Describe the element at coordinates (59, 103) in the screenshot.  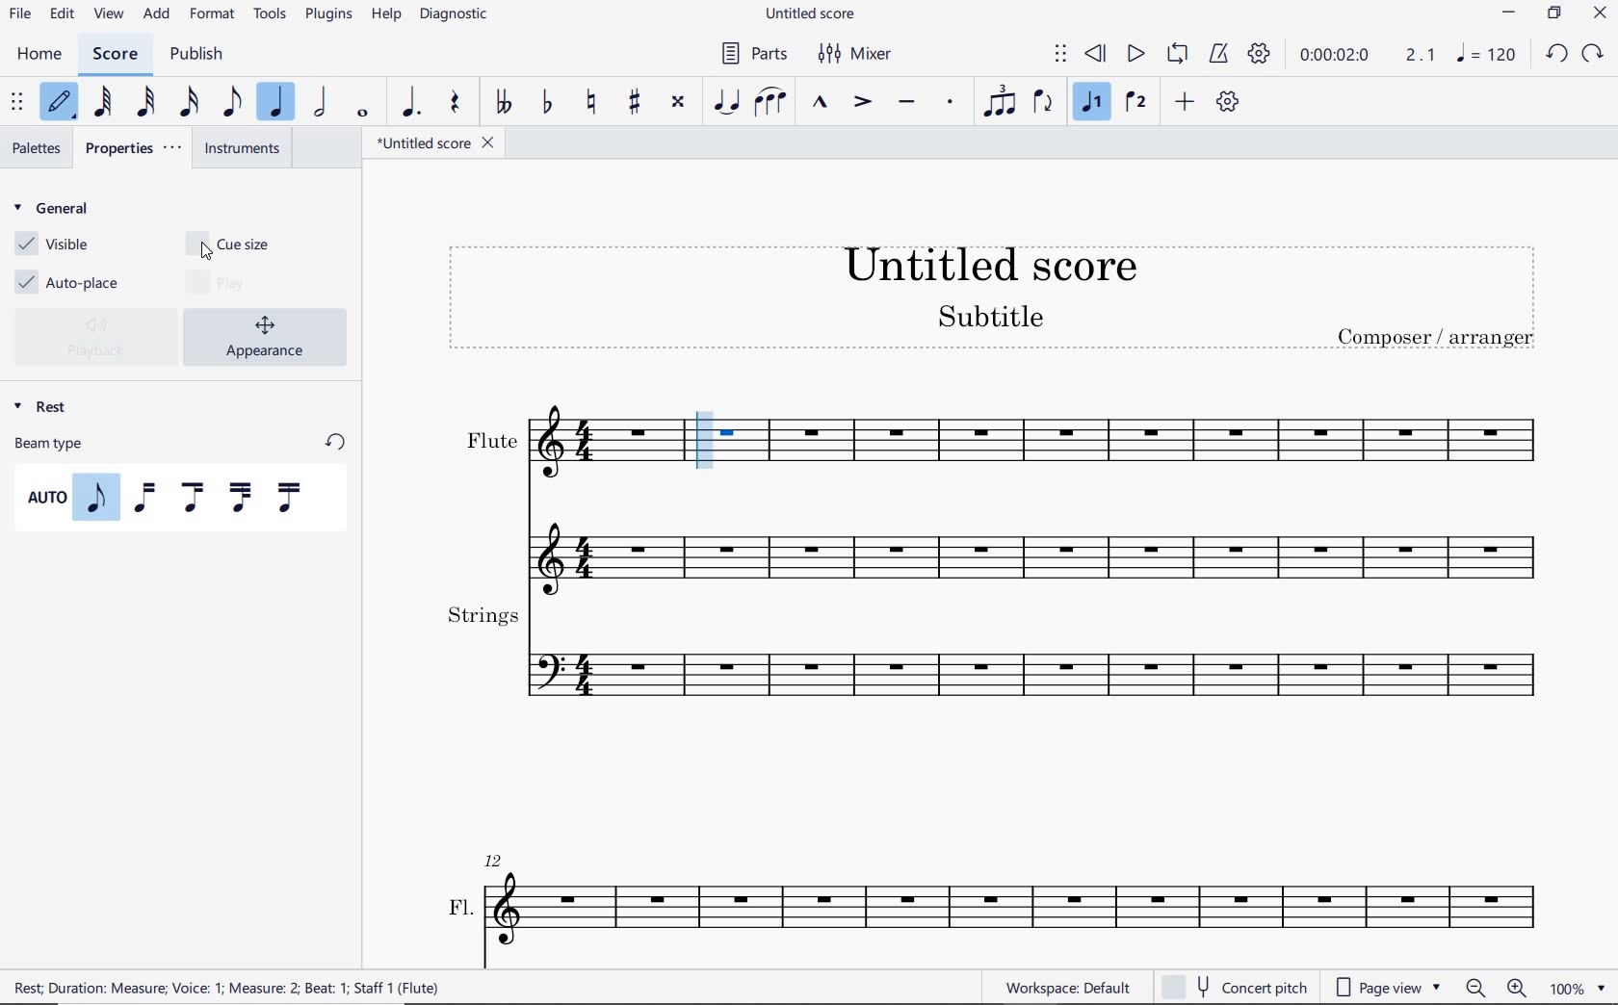
I see `DEFAULT (STEP TIME) (N)` at that location.